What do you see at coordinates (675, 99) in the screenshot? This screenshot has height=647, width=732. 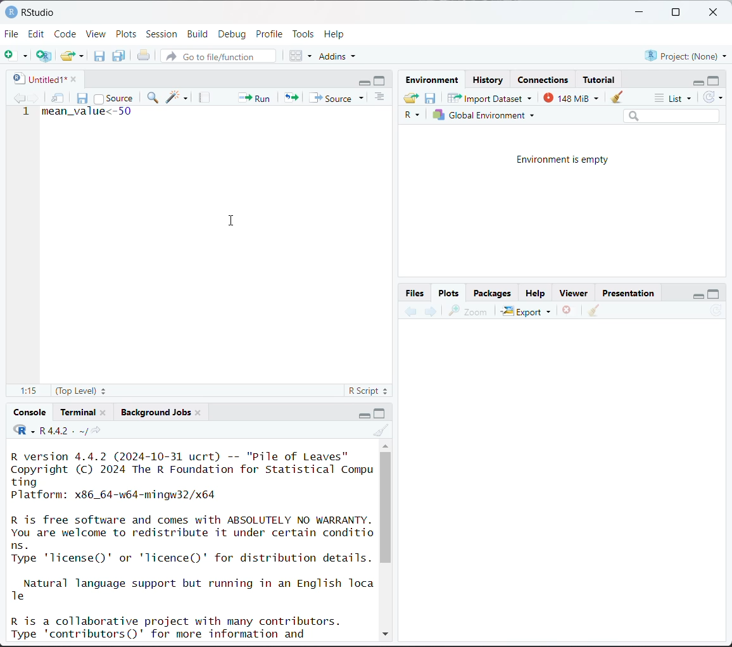 I see `list` at bounding box center [675, 99].